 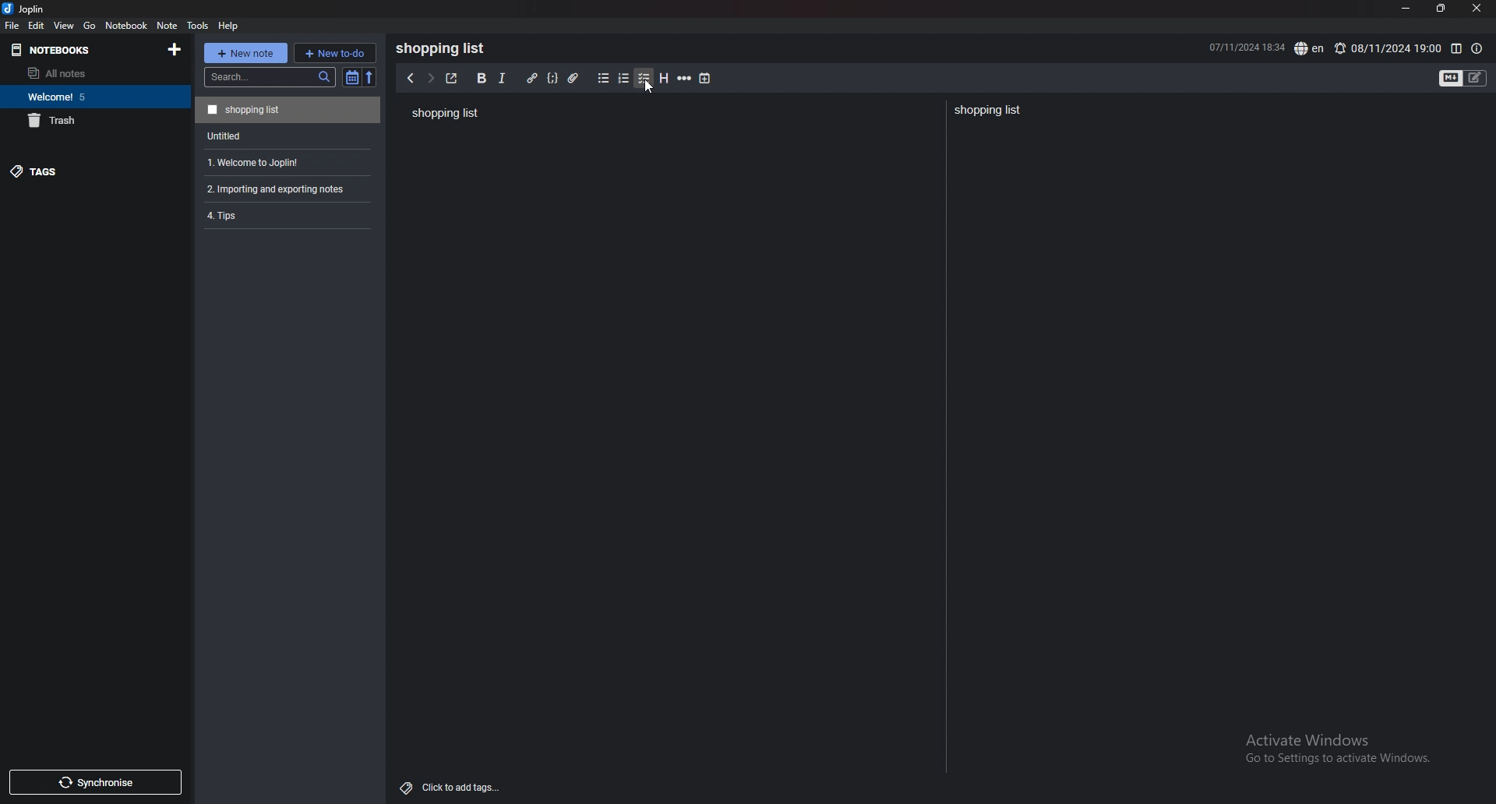 What do you see at coordinates (83, 171) in the screenshot?
I see `tags` at bounding box center [83, 171].